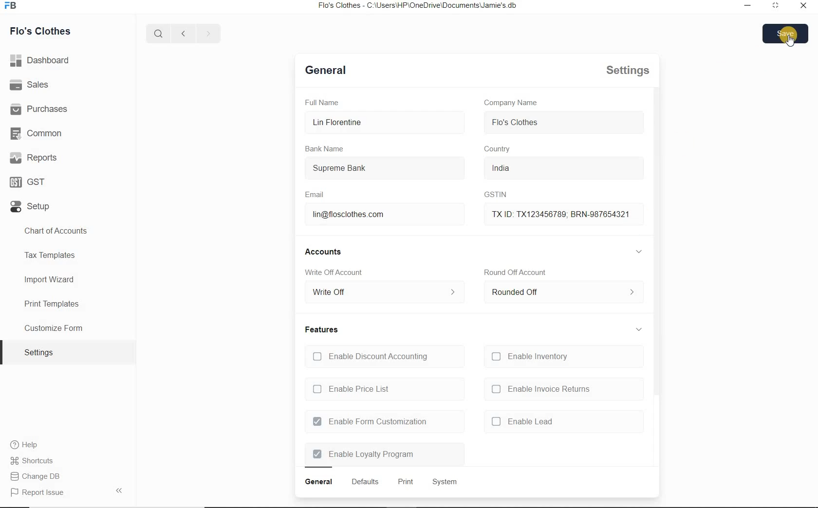 This screenshot has height=508, width=818. Describe the element at coordinates (327, 252) in the screenshot. I see `accounts` at that location.